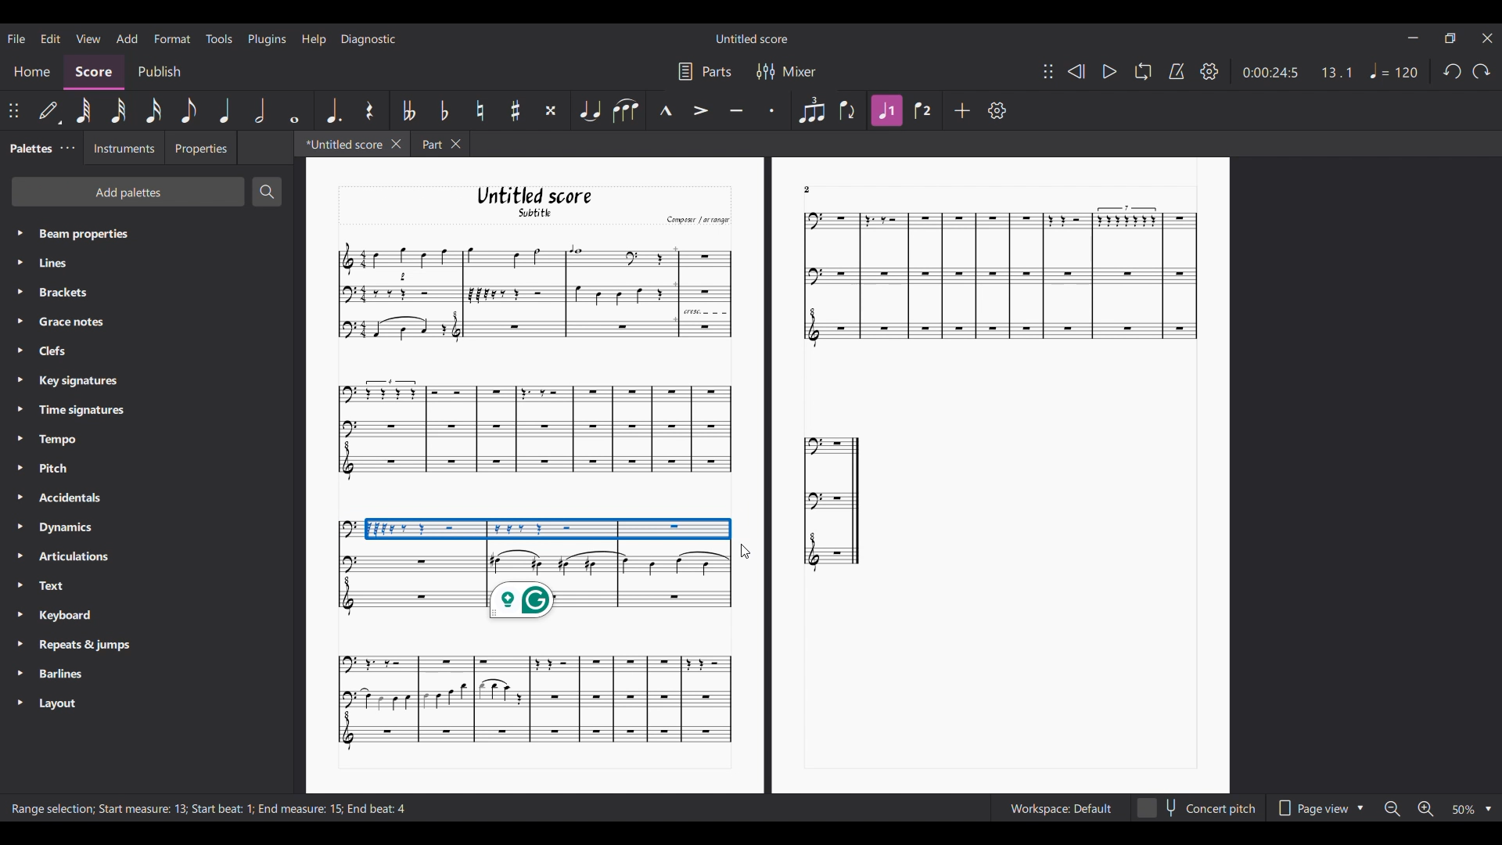  What do you see at coordinates (314, 39) in the screenshot?
I see `Help menu` at bounding box center [314, 39].